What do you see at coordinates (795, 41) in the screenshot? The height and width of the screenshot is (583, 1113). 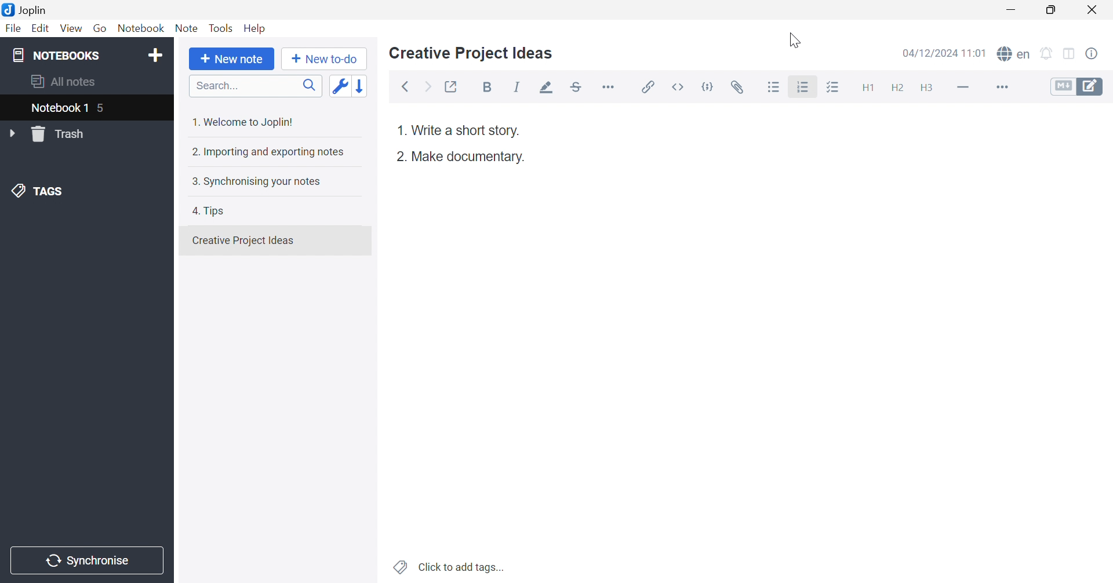 I see `Cursor` at bounding box center [795, 41].